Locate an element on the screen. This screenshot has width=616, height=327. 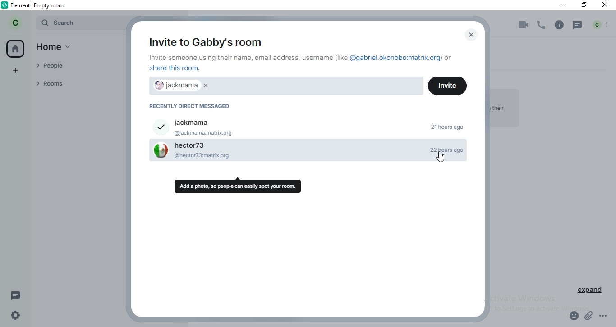
cursor is located at coordinates (441, 159).